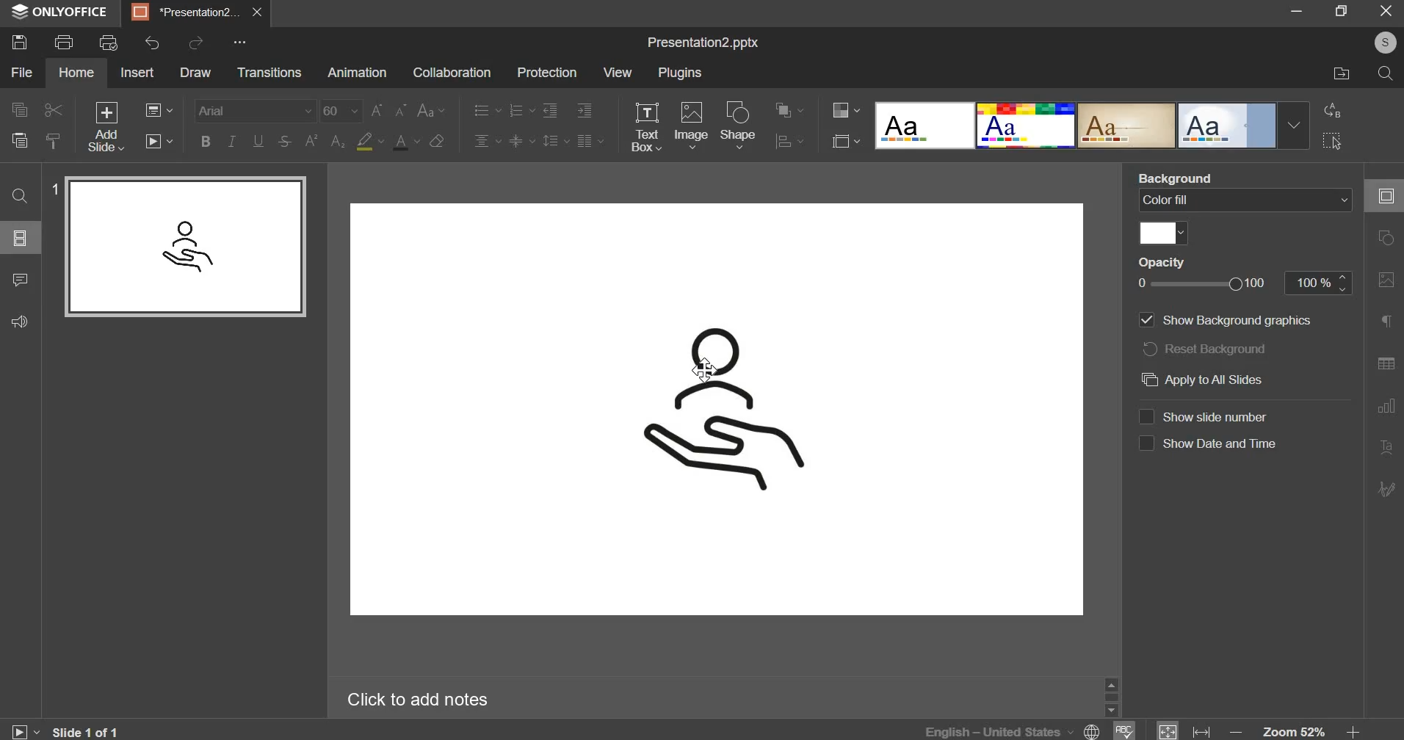 This screenshot has width=1404, height=740. I want to click on exit, so click(1386, 10).